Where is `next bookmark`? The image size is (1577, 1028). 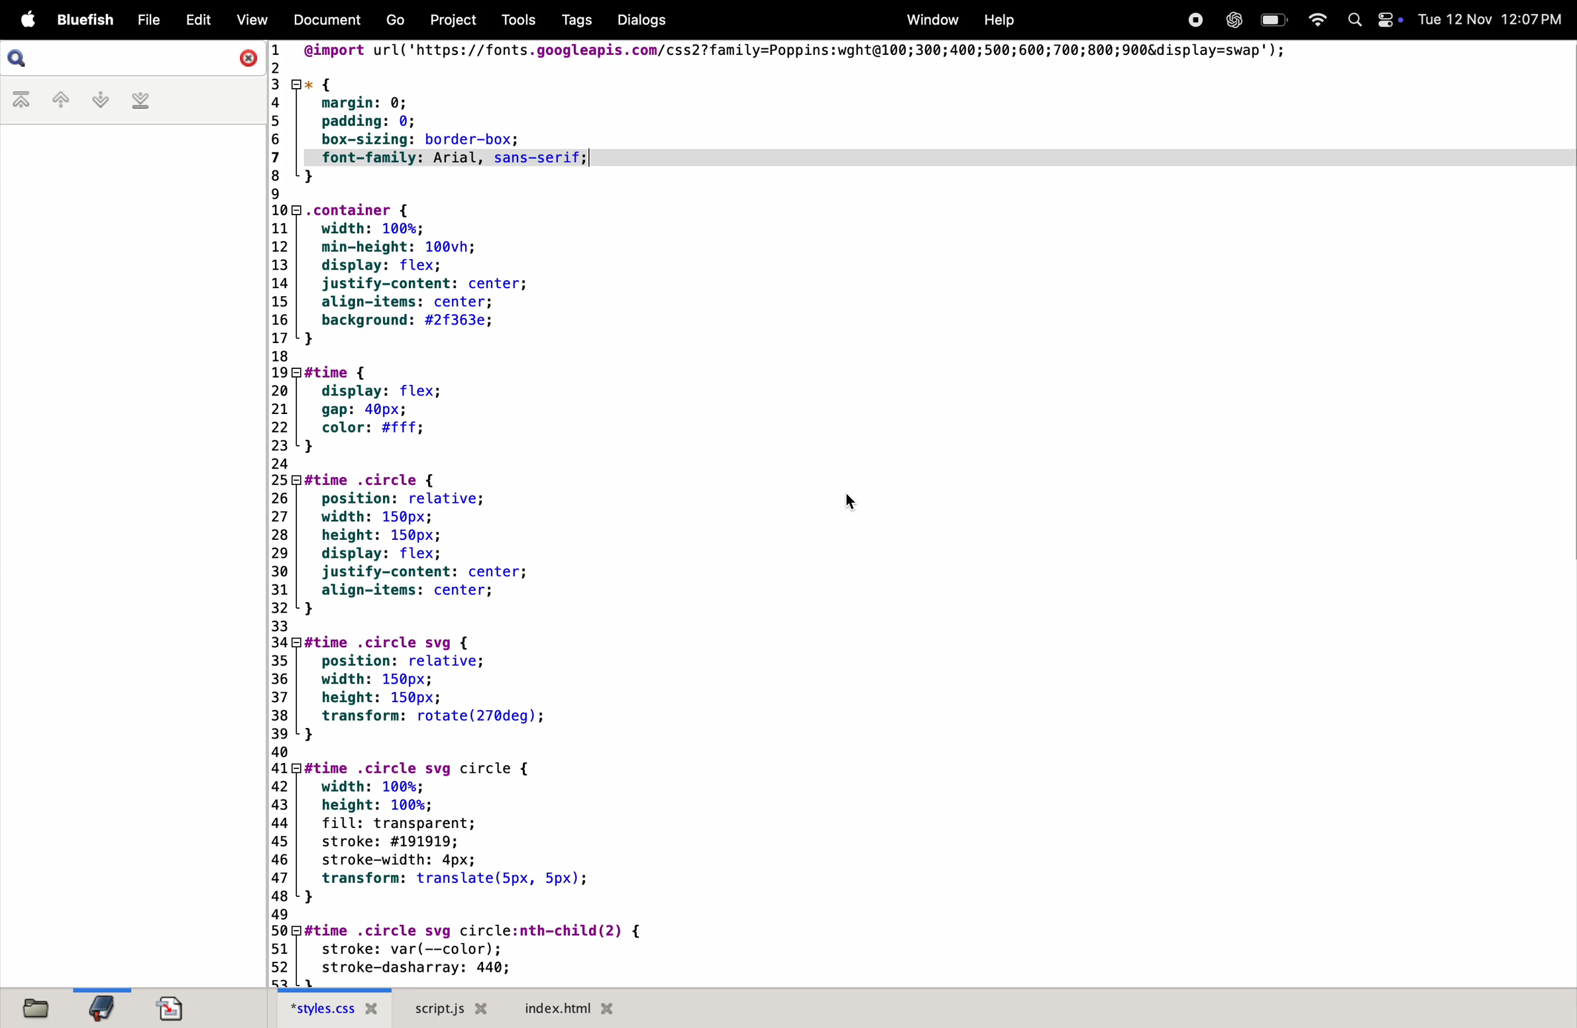
next bookmark is located at coordinates (94, 99).